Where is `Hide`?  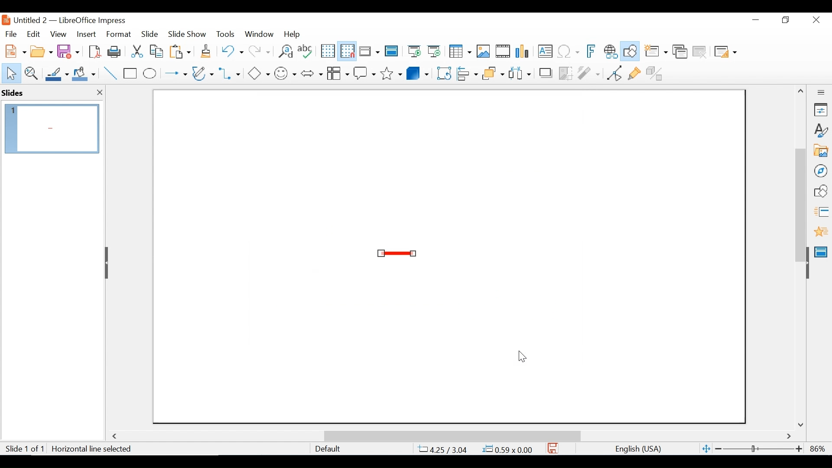
Hide is located at coordinates (108, 263).